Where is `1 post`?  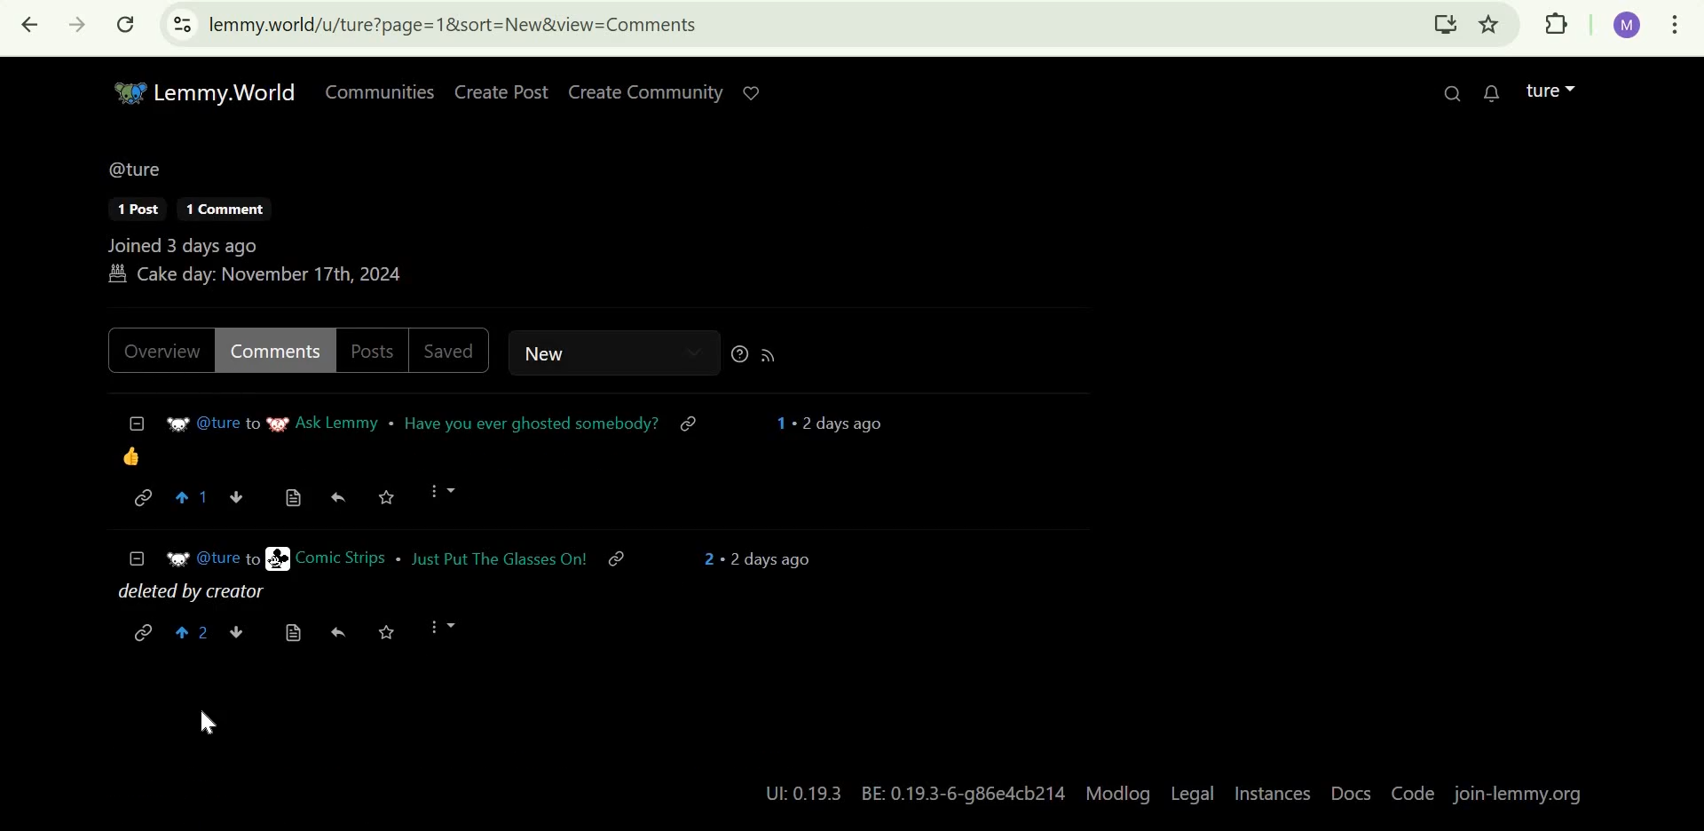
1 post is located at coordinates (127, 210).